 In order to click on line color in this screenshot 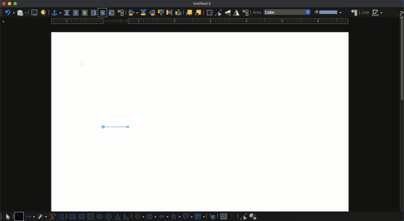, I will do `click(372, 13)`.